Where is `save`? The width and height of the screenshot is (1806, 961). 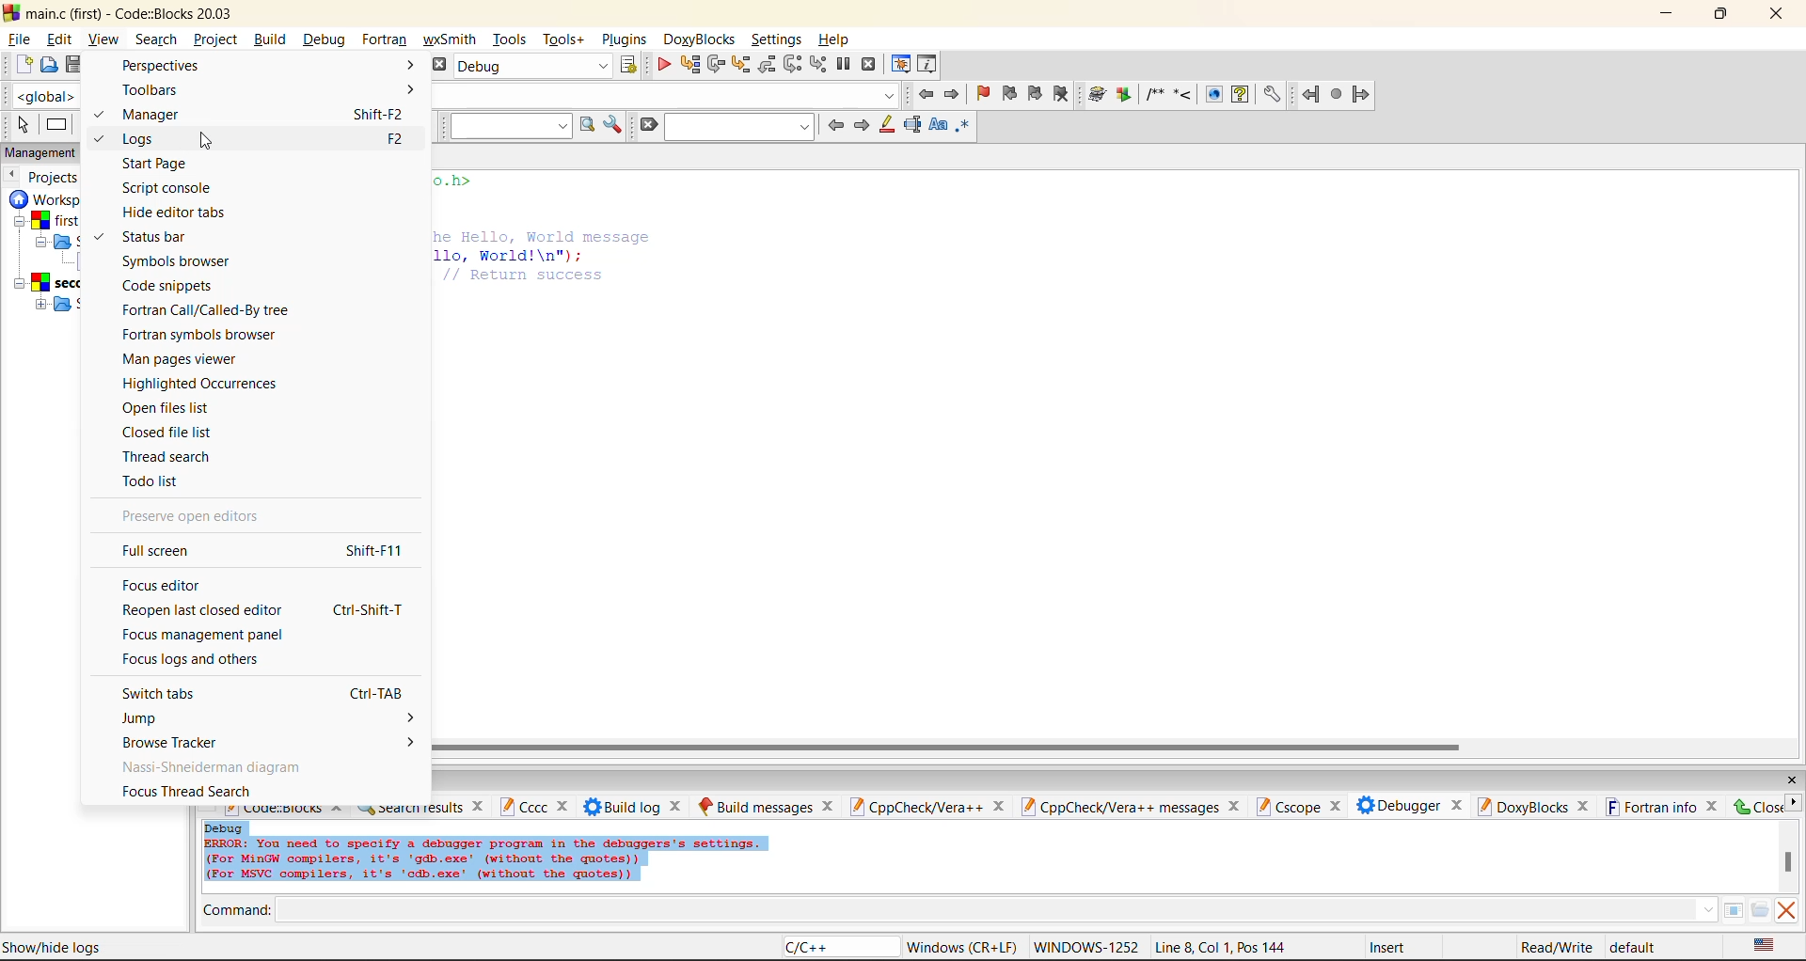 save is located at coordinates (75, 64).